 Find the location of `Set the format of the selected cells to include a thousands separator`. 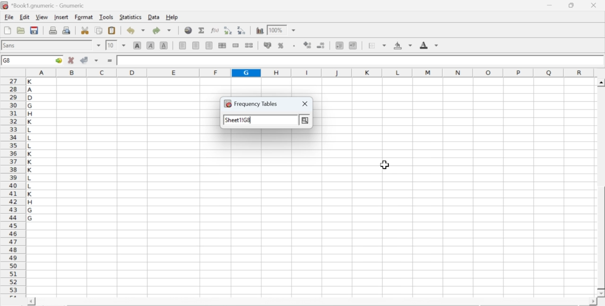

Set the format of the selected cells to include a thousands separator is located at coordinates (293, 46).